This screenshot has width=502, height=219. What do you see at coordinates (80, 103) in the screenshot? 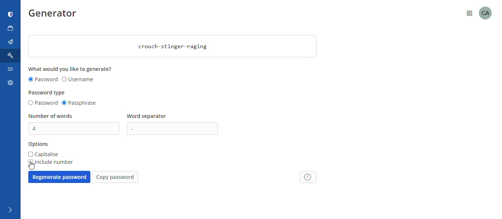
I see `passphrase radio button` at bounding box center [80, 103].